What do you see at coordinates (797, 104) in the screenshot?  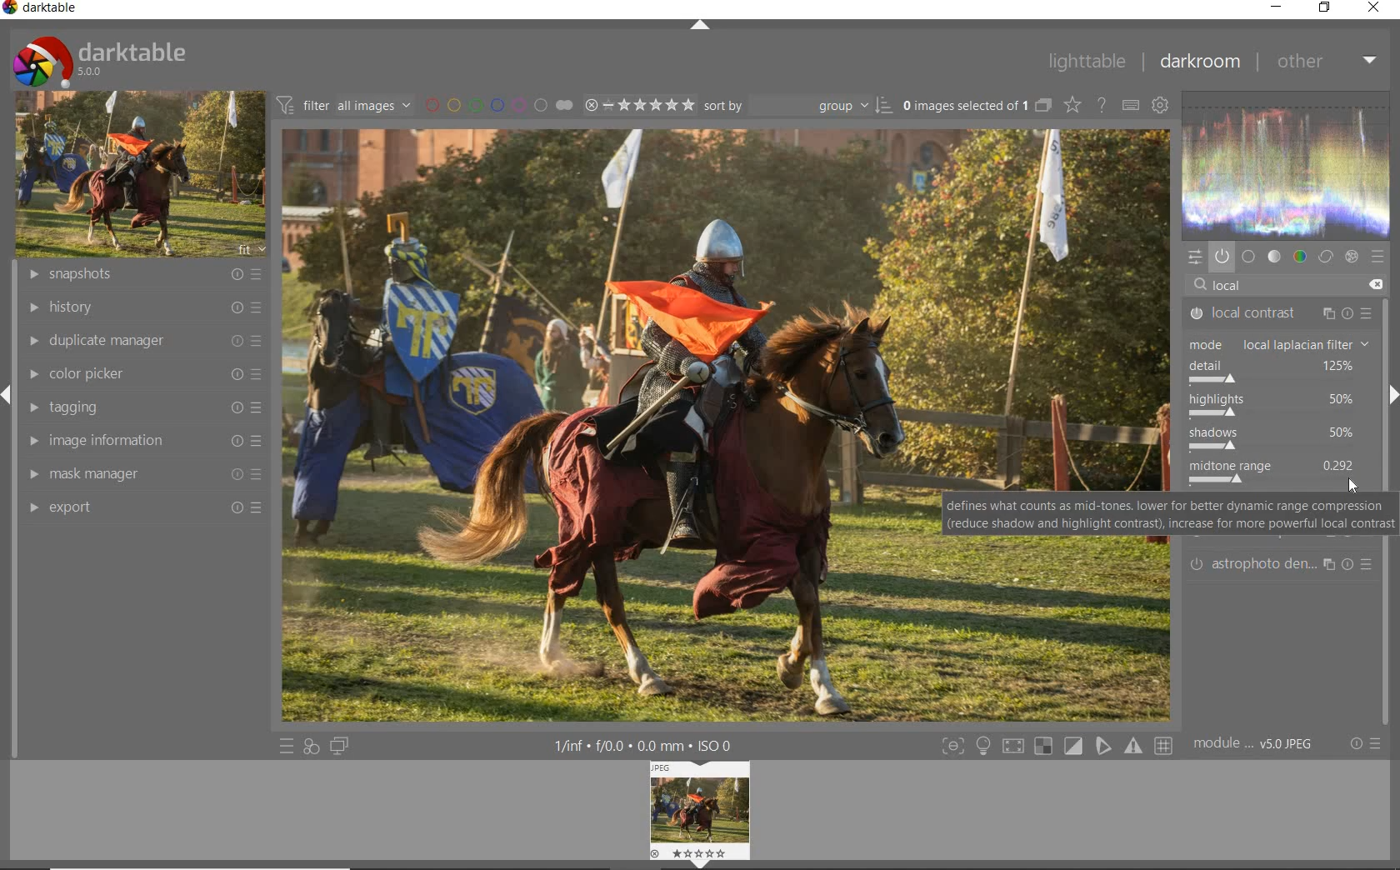 I see `Sort` at bounding box center [797, 104].